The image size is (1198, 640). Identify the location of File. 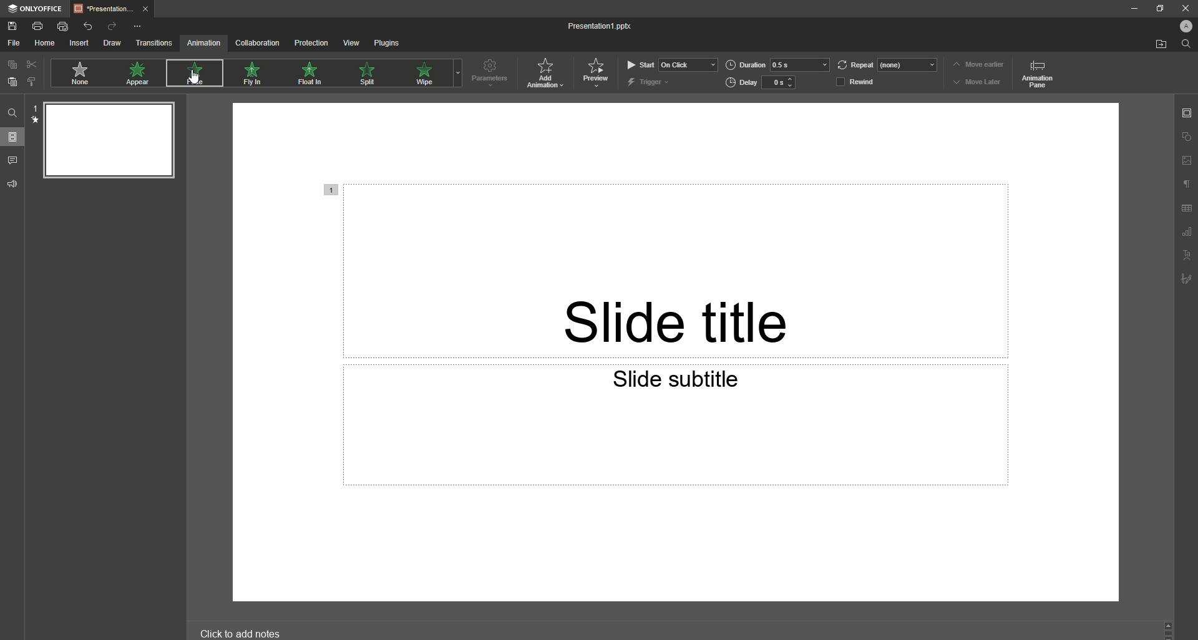
(12, 43).